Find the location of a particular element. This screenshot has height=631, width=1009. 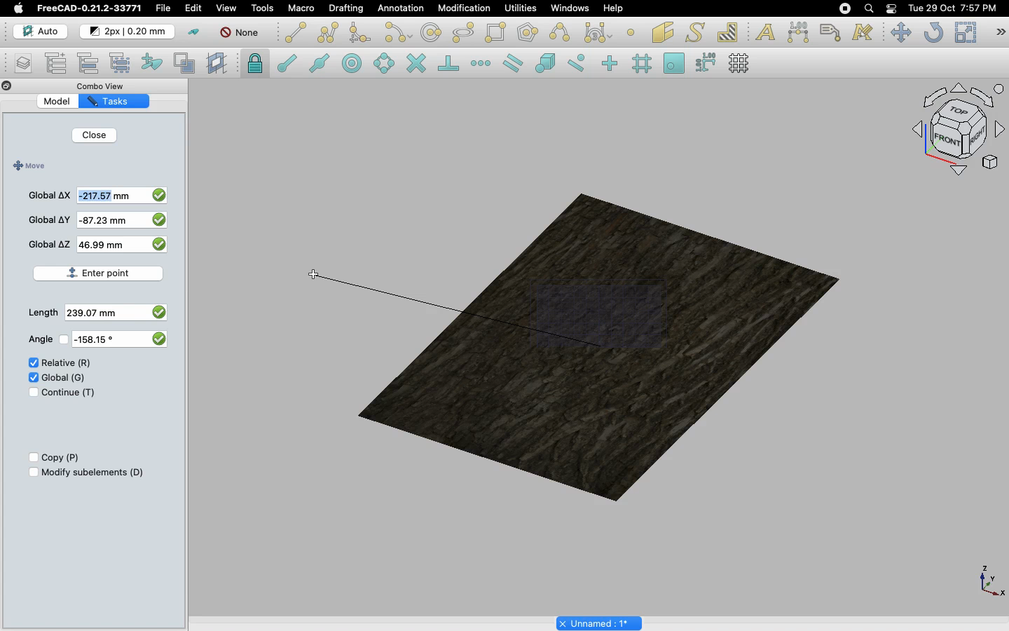

checkbox is located at coordinates (158, 338).